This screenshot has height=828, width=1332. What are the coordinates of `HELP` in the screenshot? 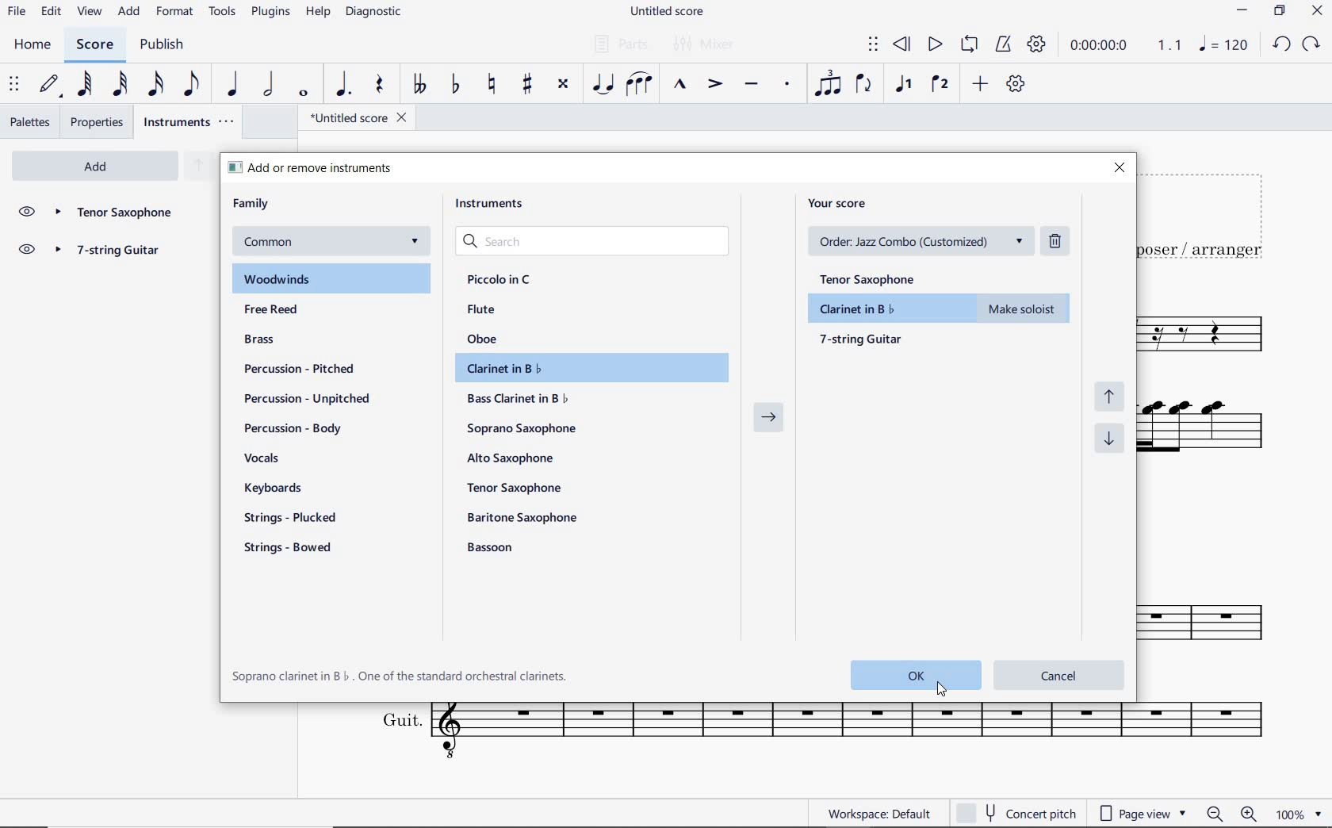 It's located at (316, 13).